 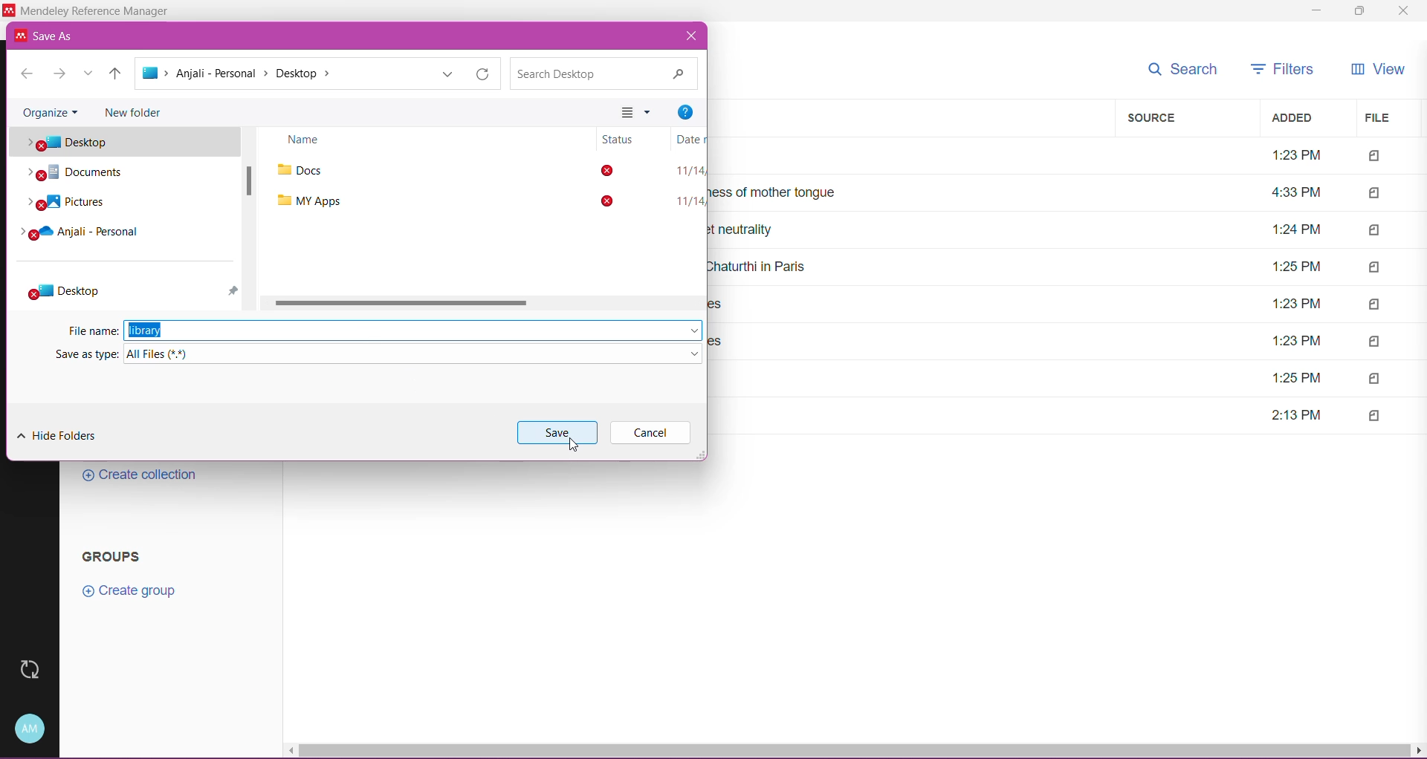 What do you see at coordinates (250, 187) in the screenshot?
I see `Vertical Scroll` at bounding box center [250, 187].